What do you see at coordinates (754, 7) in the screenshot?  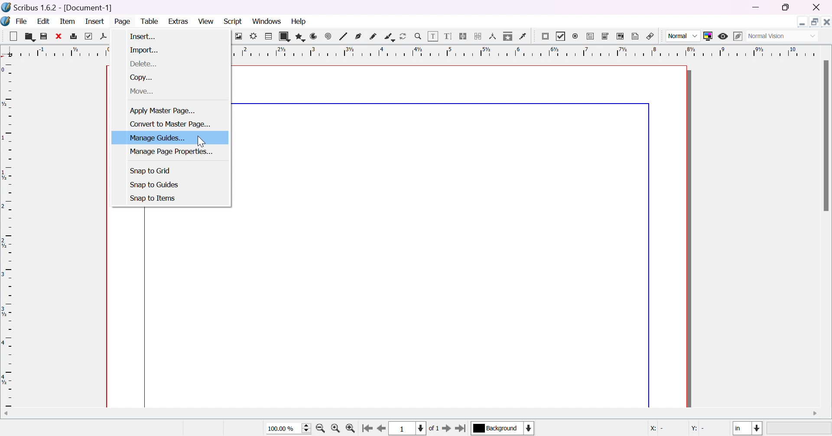 I see `minimize` at bounding box center [754, 7].